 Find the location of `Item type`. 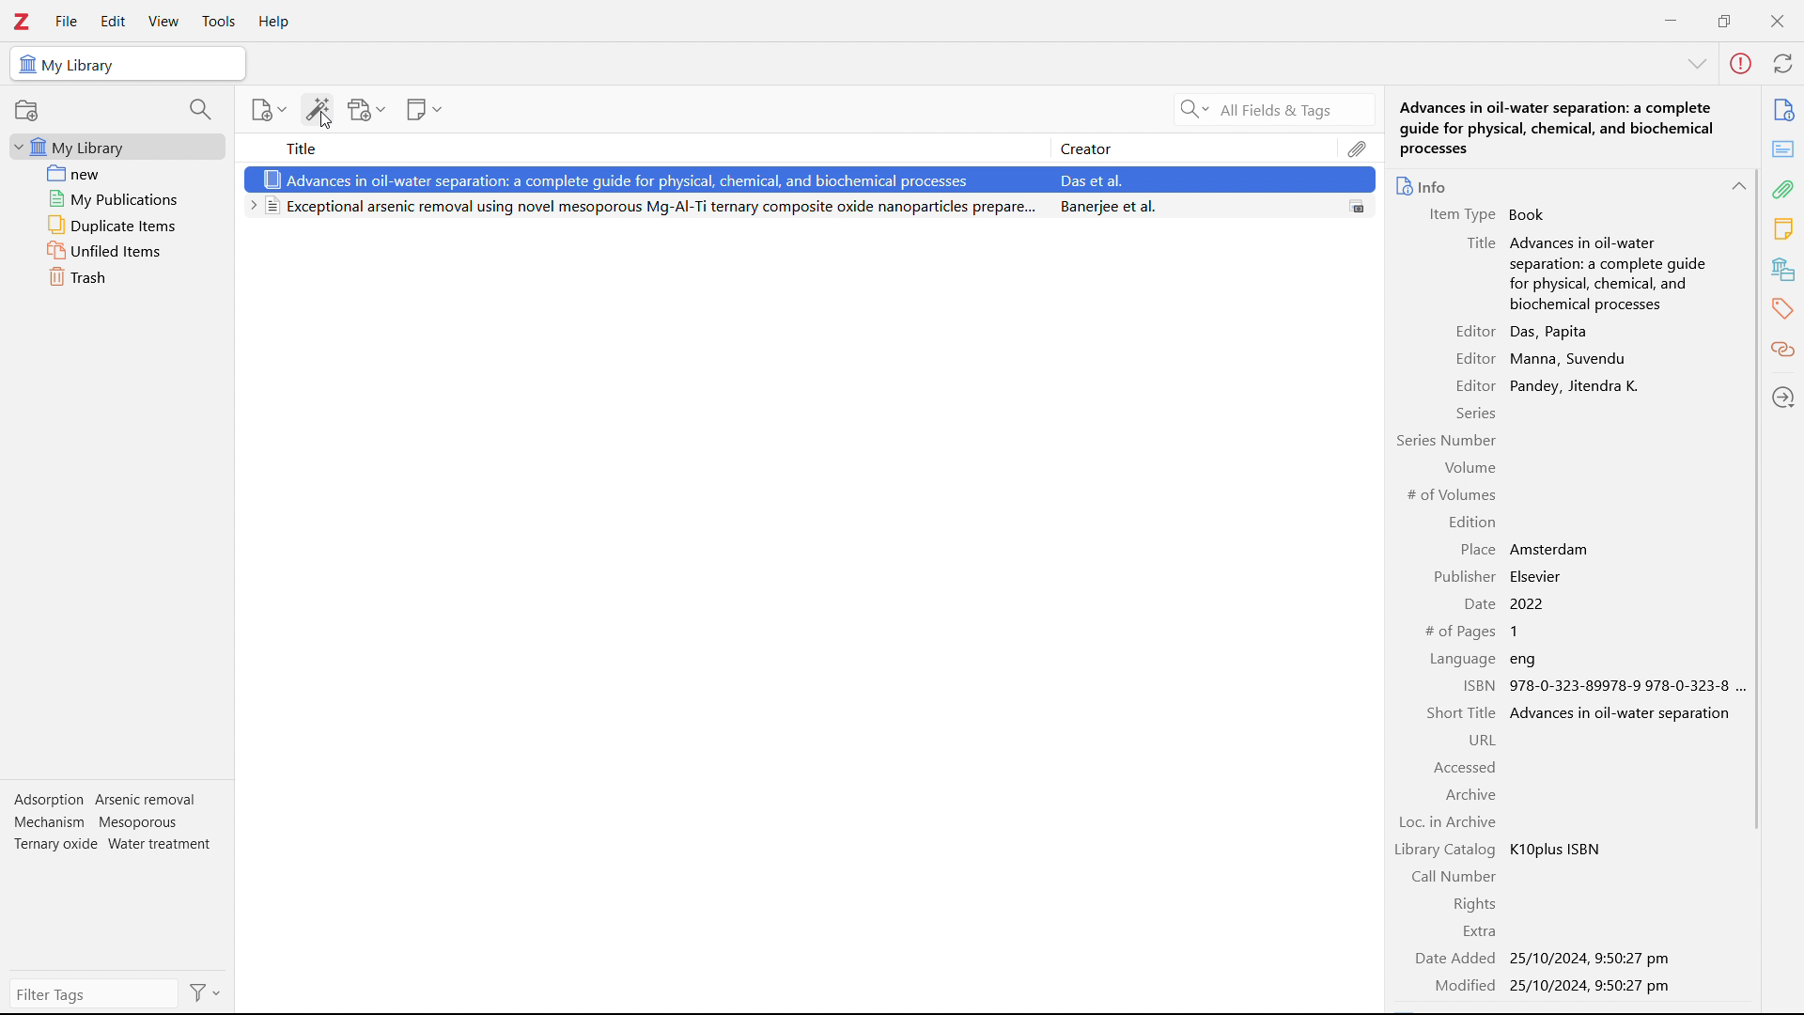

Item type is located at coordinates (1456, 215).